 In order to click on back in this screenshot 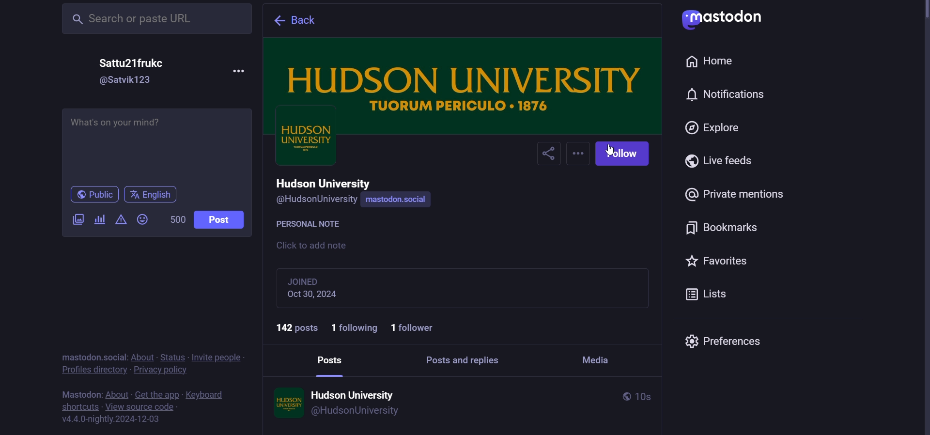, I will do `click(299, 21)`.